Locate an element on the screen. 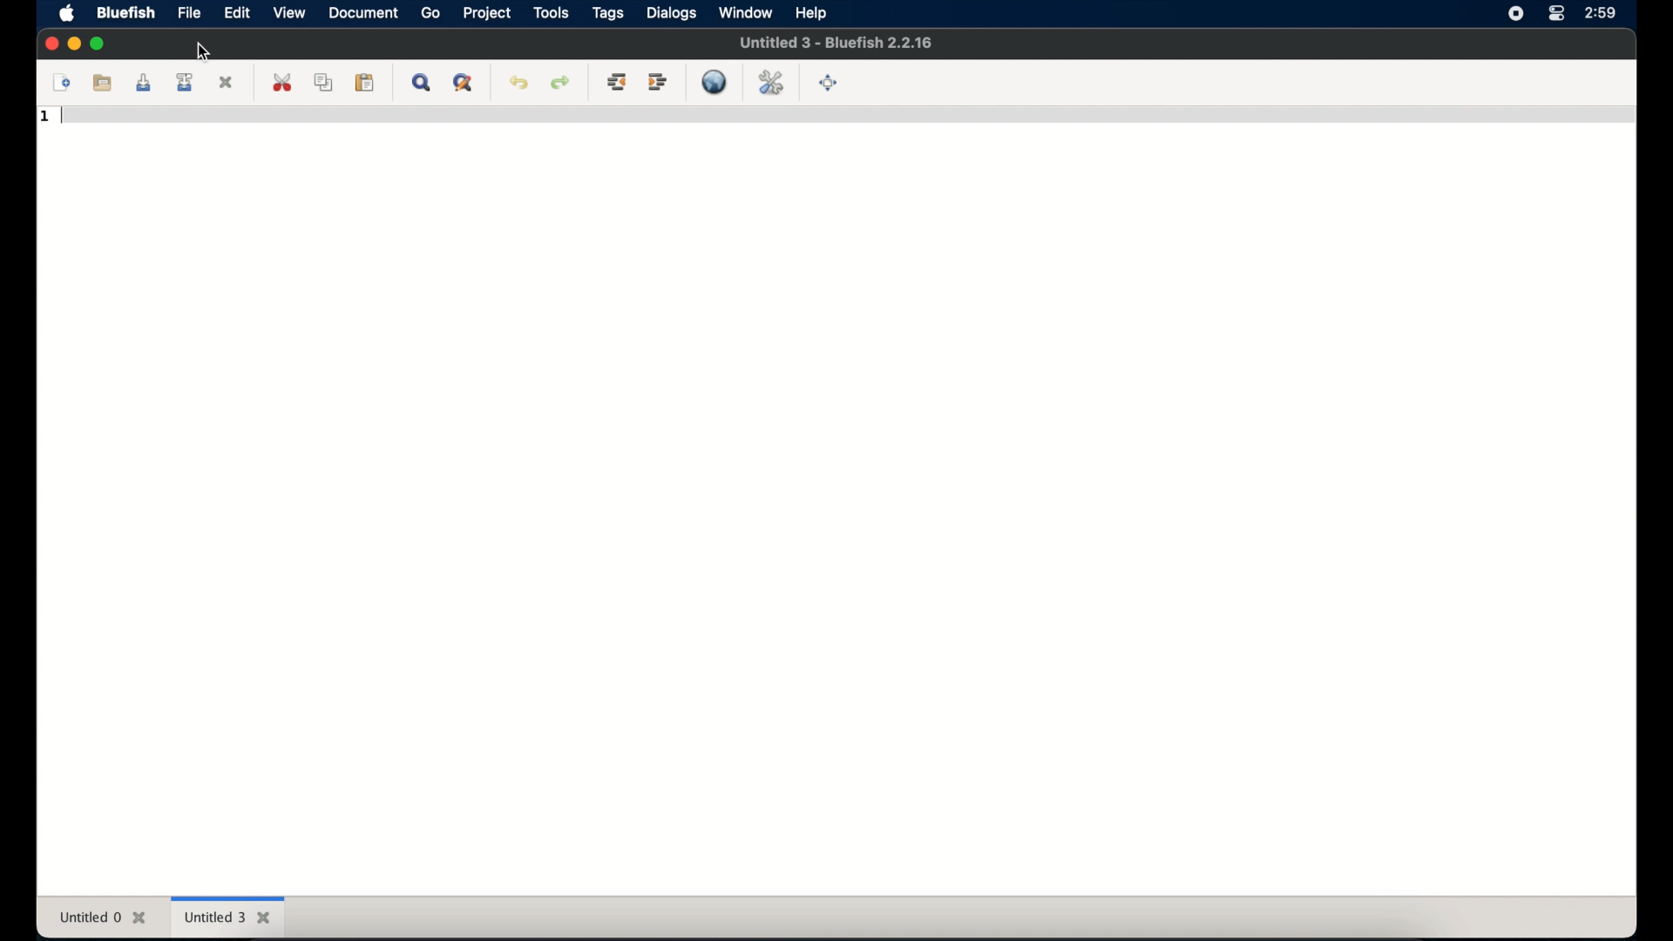 The width and height of the screenshot is (1673, 941). close current file is located at coordinates (227, 82).